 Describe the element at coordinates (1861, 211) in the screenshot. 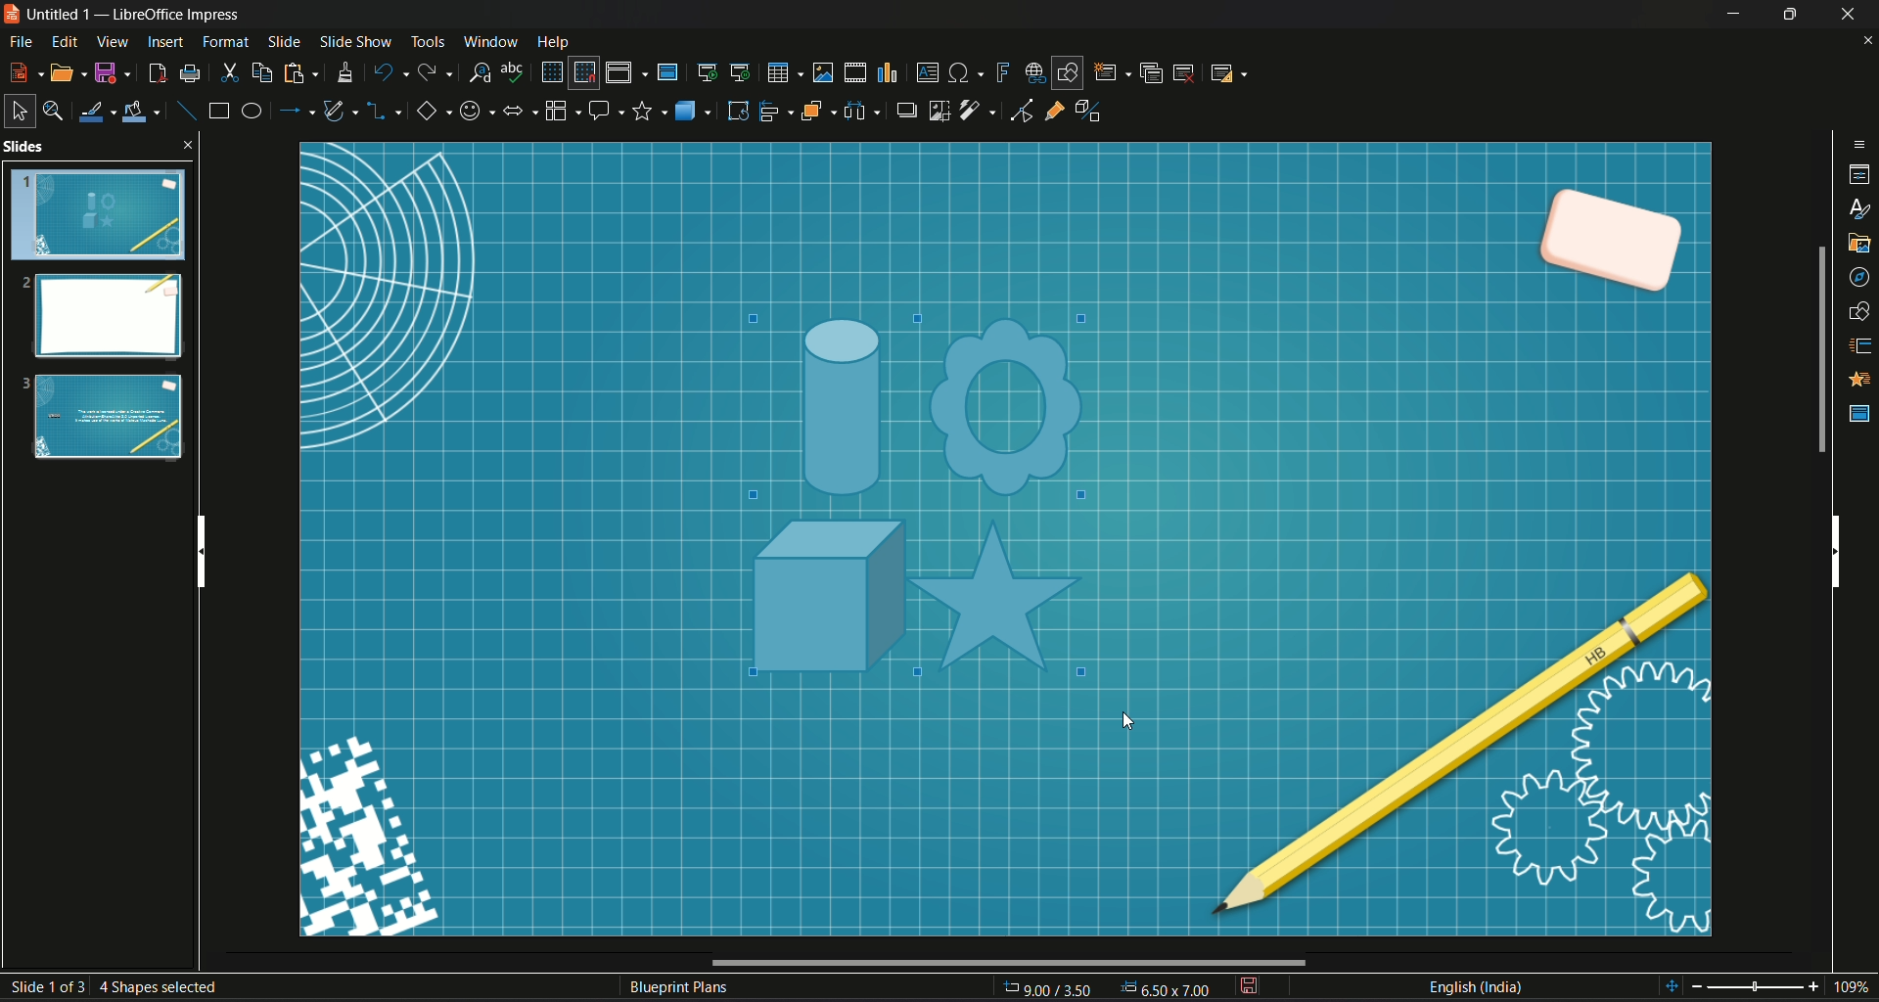

I see `styles` at that location.